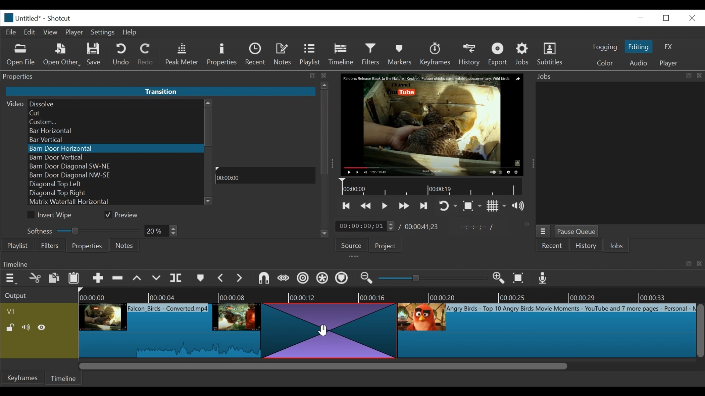  I want to click on Ripple all tracks, so click(323, 279).